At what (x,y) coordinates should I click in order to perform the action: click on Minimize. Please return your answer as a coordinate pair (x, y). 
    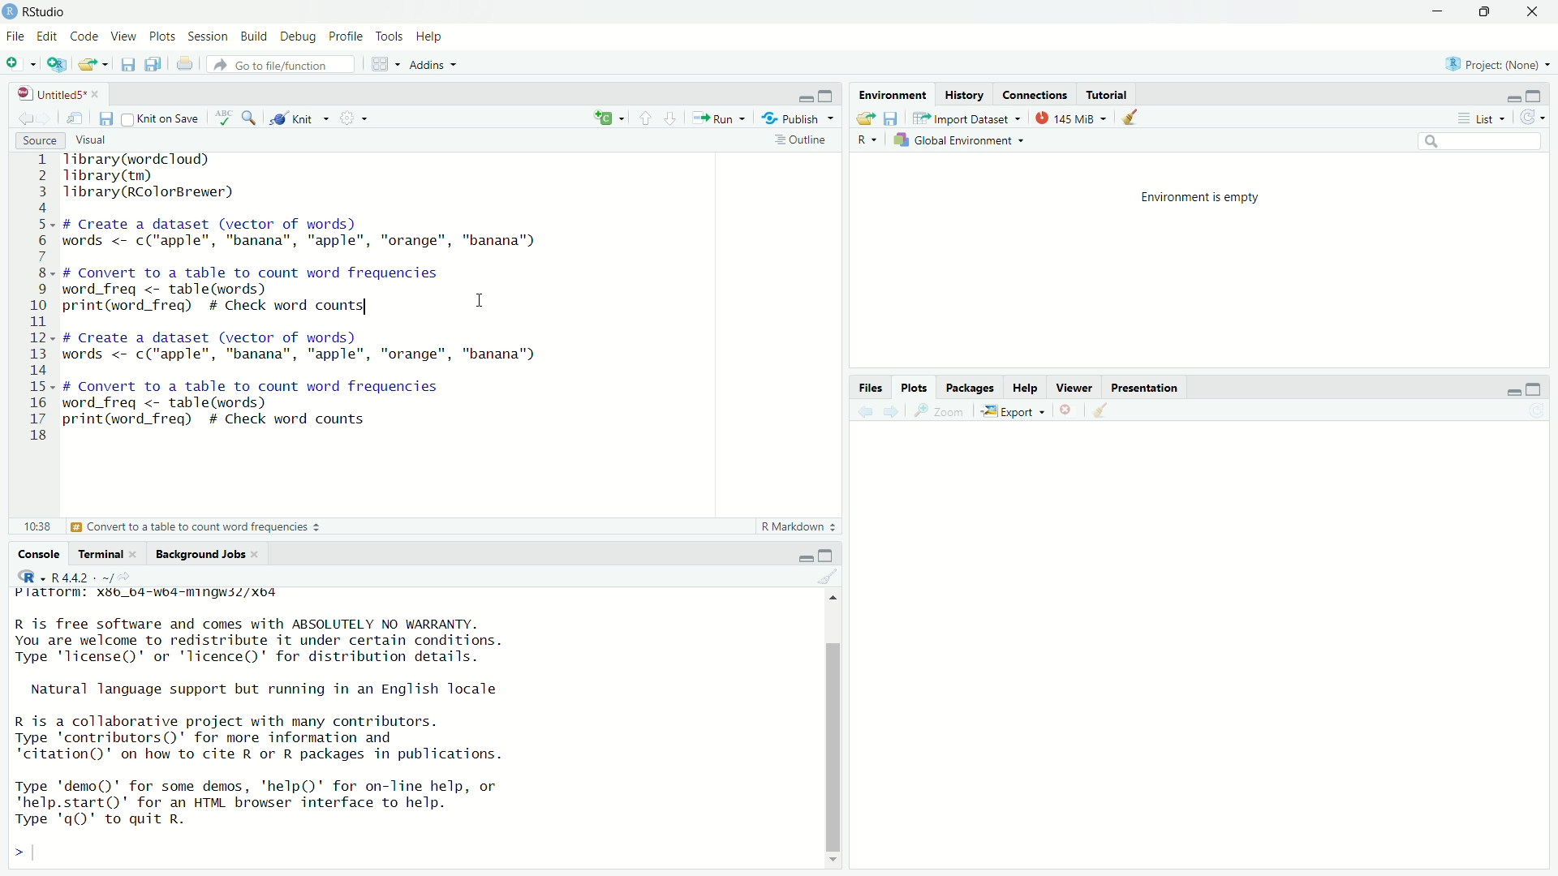
    Looking at the image, I should click on (1513, 101).